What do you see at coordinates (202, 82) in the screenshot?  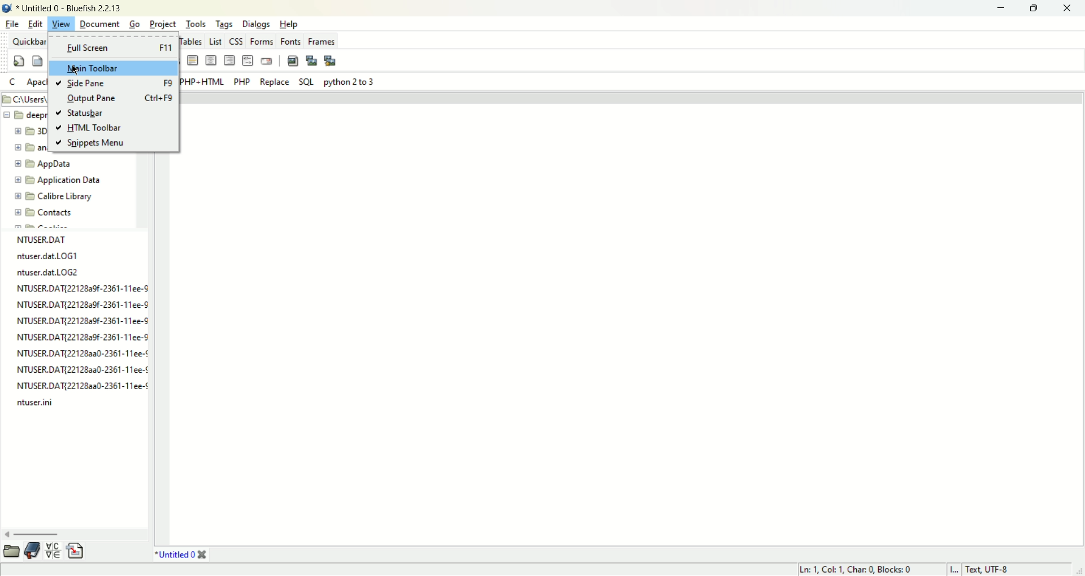 I see `PHP+HTML` at bounding box center [202, 82].